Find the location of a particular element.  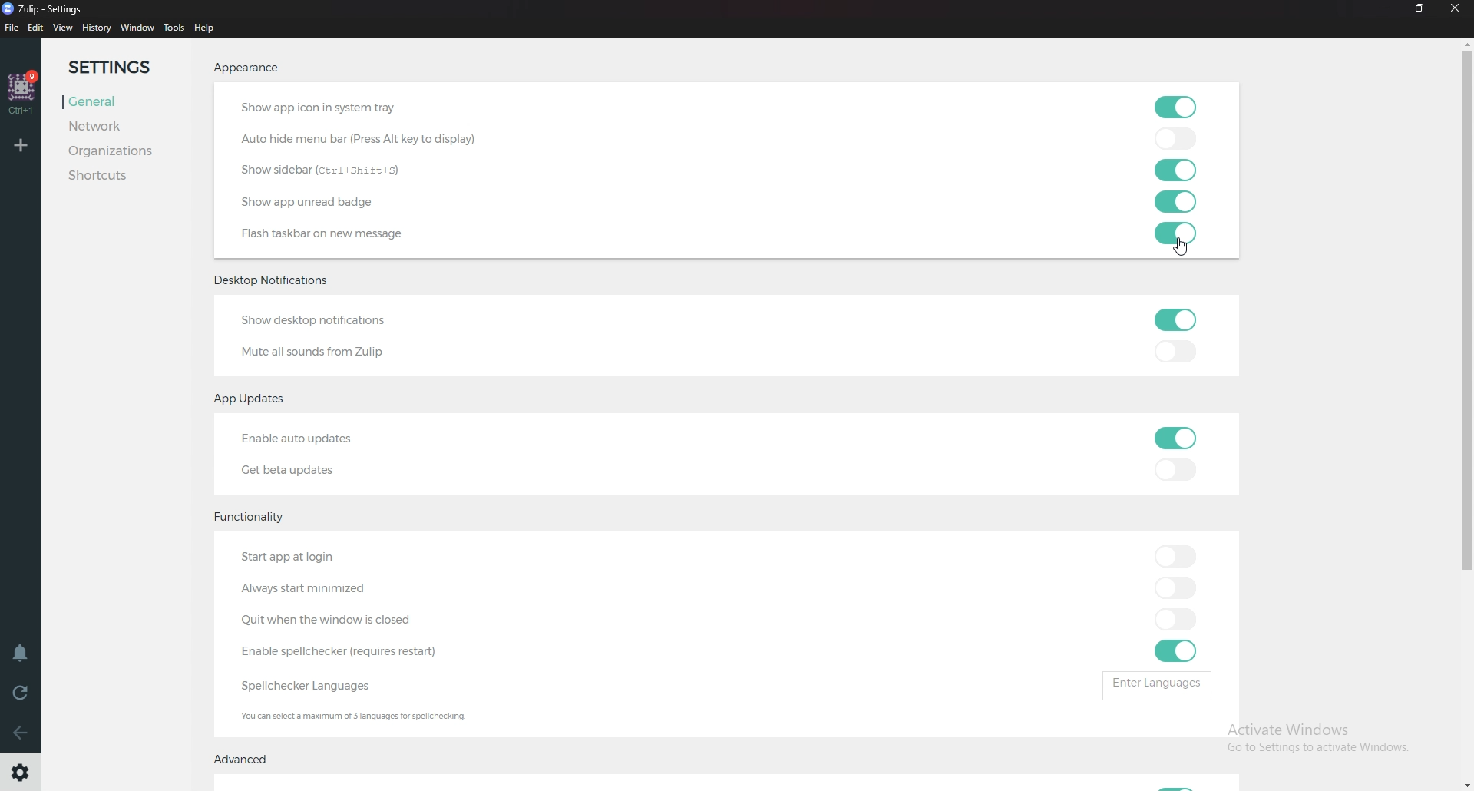

Enable do not disturb is located at coordinates (20, 652).